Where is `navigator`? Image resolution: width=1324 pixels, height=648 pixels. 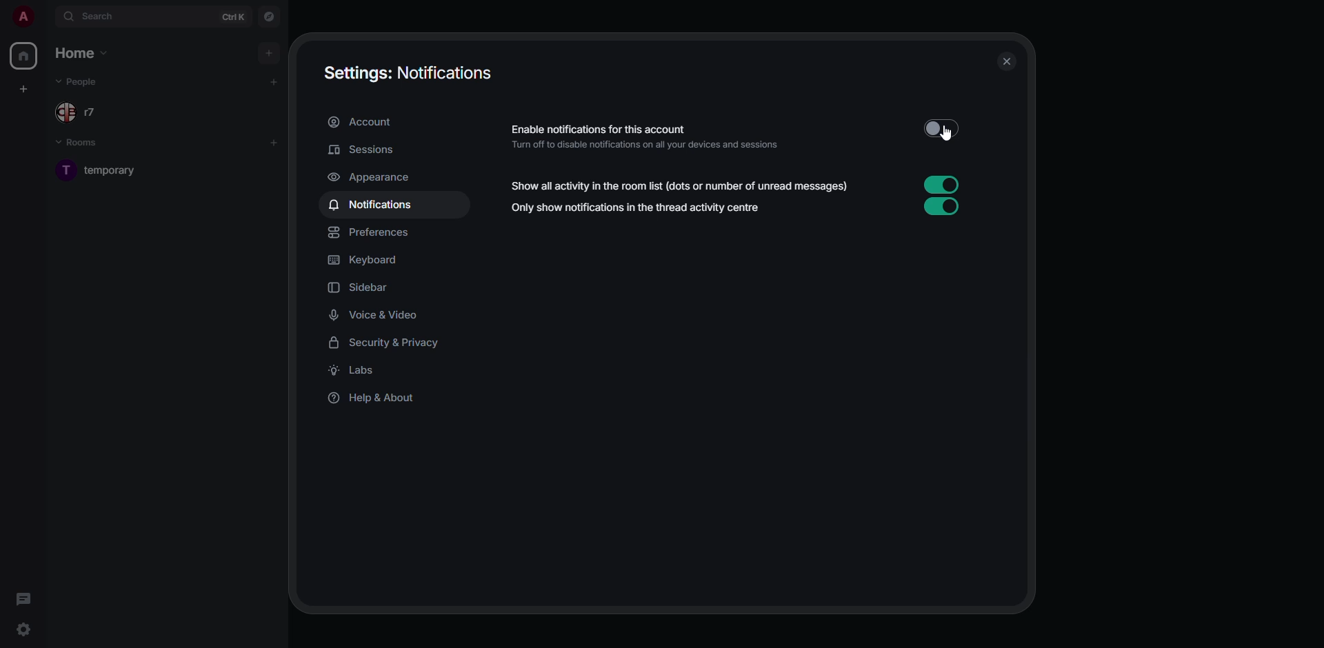 navigator is located at coordinates (270, 17).